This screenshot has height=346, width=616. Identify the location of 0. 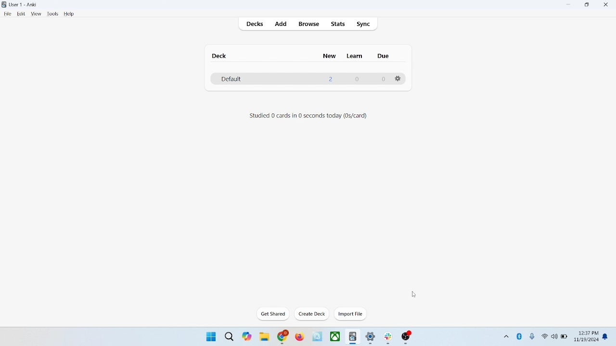
(383, 79).